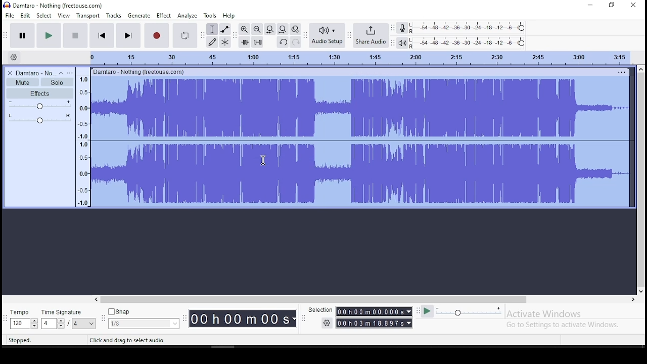 Image resolution: width=647 pixels, height=364 pixels. Describe the element at coordinates (84, 324) in the screenshot. I see `menu` at that location.